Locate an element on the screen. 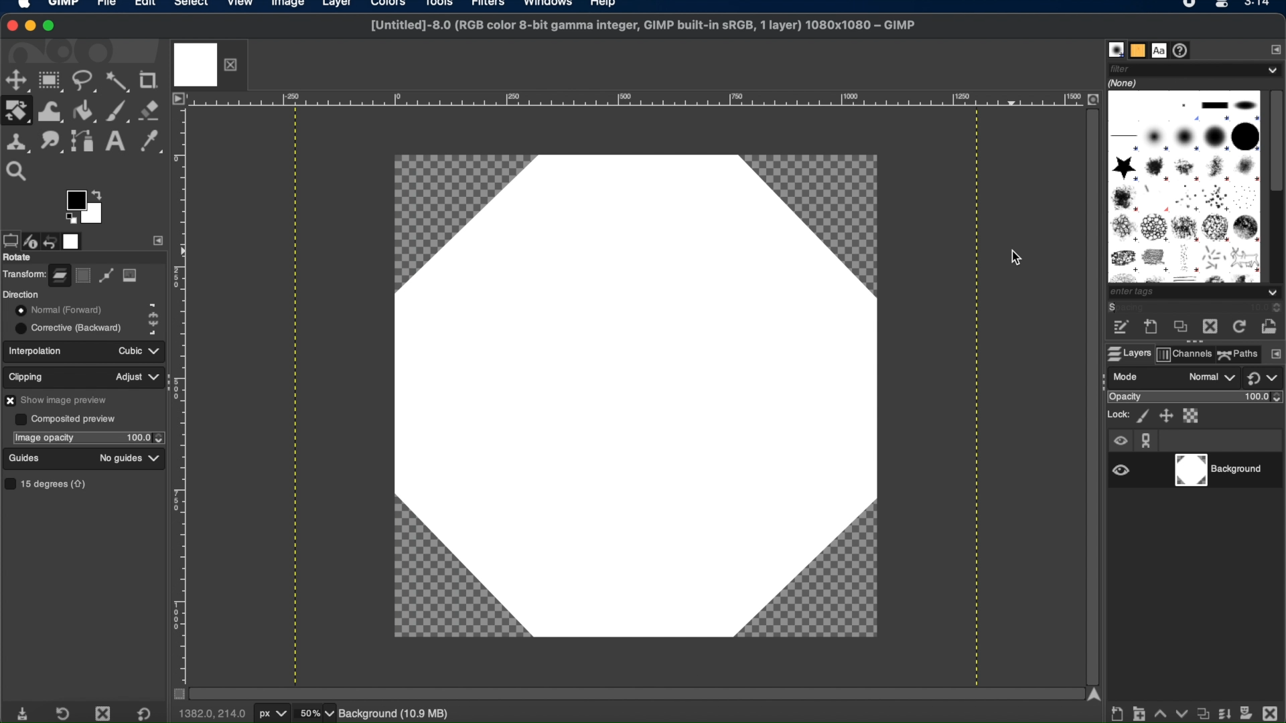 Image resolution: width=1286 pixels, height=723 pixels. paths is located at coordinates (1238, 353).